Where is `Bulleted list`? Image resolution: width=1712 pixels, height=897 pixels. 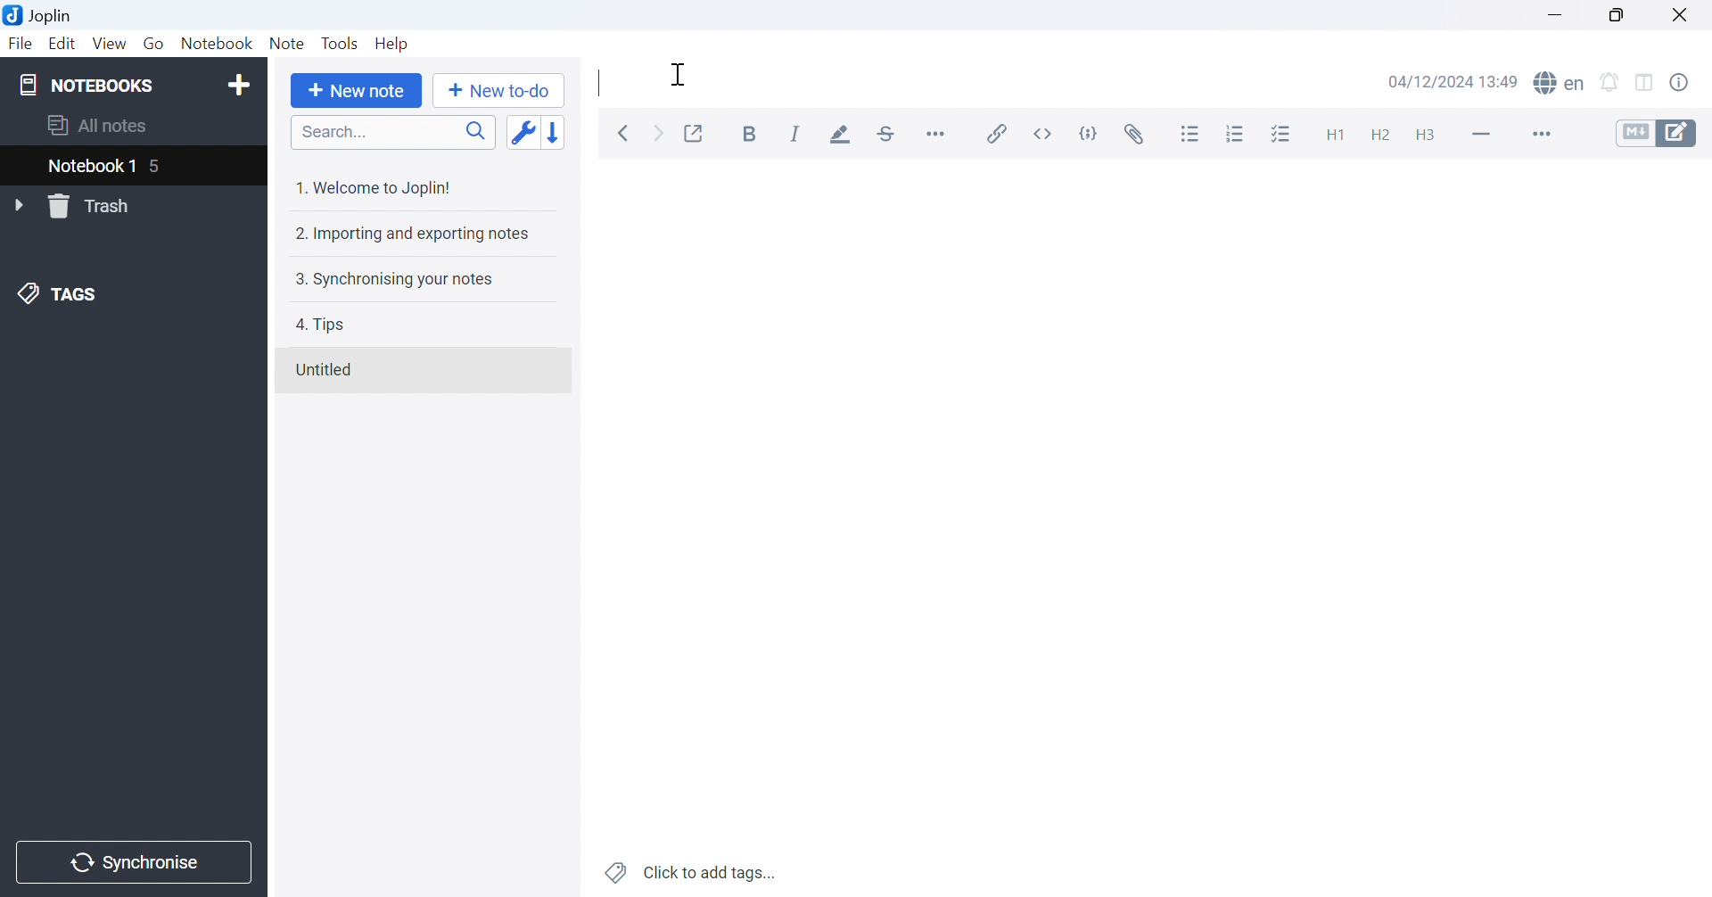 Bulleted list is located at coordinates (1191, 133).